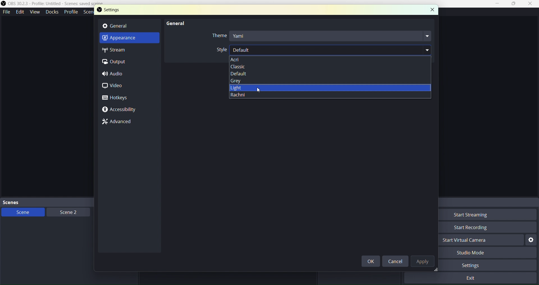 The height and width of the screenshot is (285, 539). What do you see at coordinates (126, 39) in the screenshot?
I see `Appereance` at bounding box center [126, 39].